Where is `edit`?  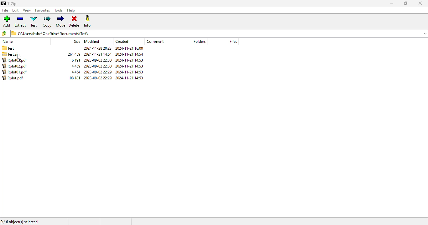 edit is located at coordinates (16, 10).